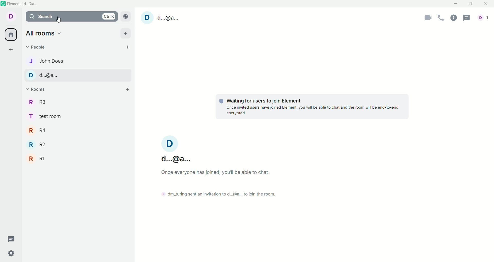 Image resolution: width=494 pixels, height=262 pixels. Describe the element at coordinates (469, 17) in the screenshot. I see `thread` at that location.